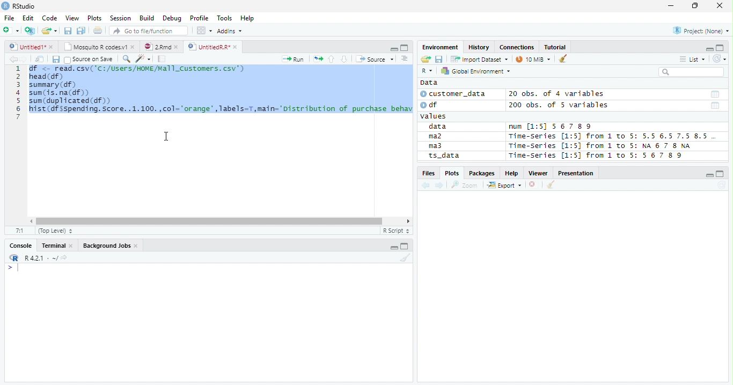 The image size is (733, 385). Describe the element at coordinates (715, 106) in the screenshot. I see `Date` at that location.